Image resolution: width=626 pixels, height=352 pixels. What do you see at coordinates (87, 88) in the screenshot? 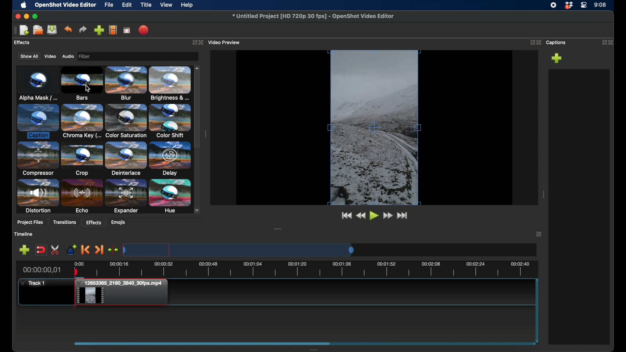
I see `cursor` at bounding box center [87, 88].